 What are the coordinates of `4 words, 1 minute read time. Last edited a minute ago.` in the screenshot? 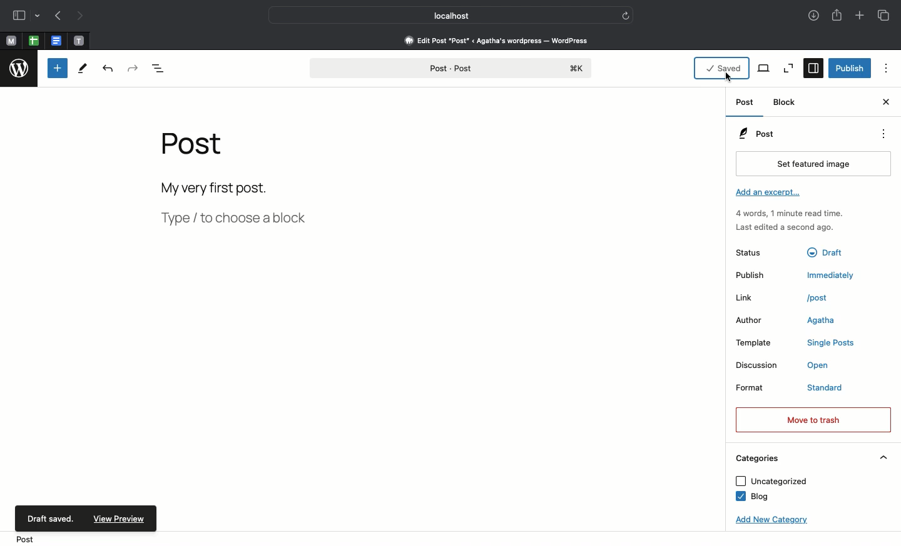 It's located at (788, 222).